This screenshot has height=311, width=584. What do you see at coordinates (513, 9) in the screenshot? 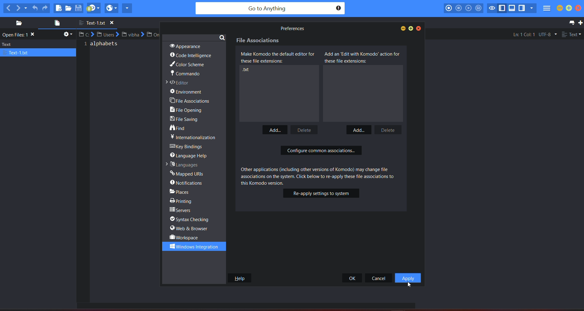
I see `show/hide bottom pane` at bounding box center [513, 9].